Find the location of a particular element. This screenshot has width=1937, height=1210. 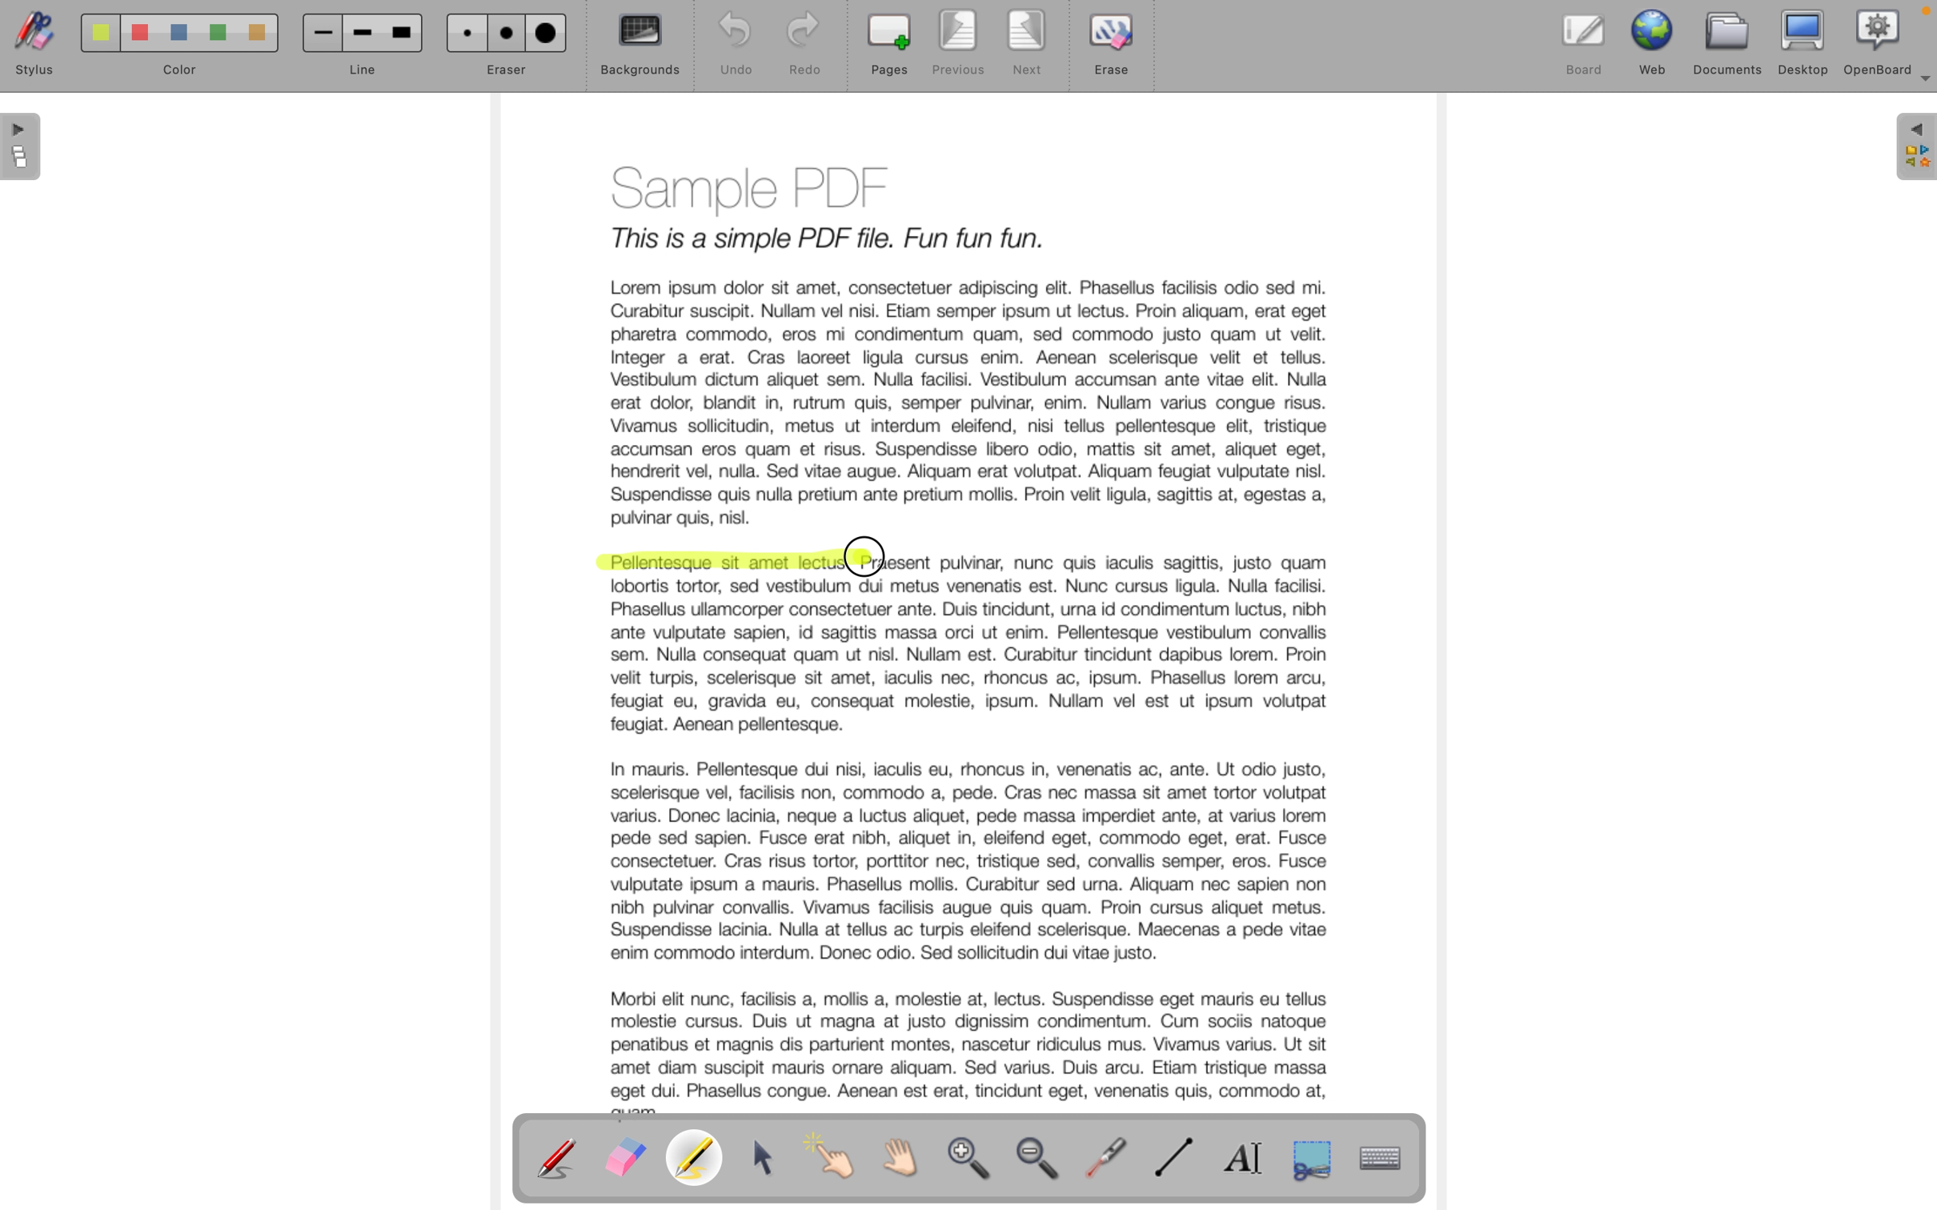

display virtual keyboard is located at coordinates (1395, 1158).